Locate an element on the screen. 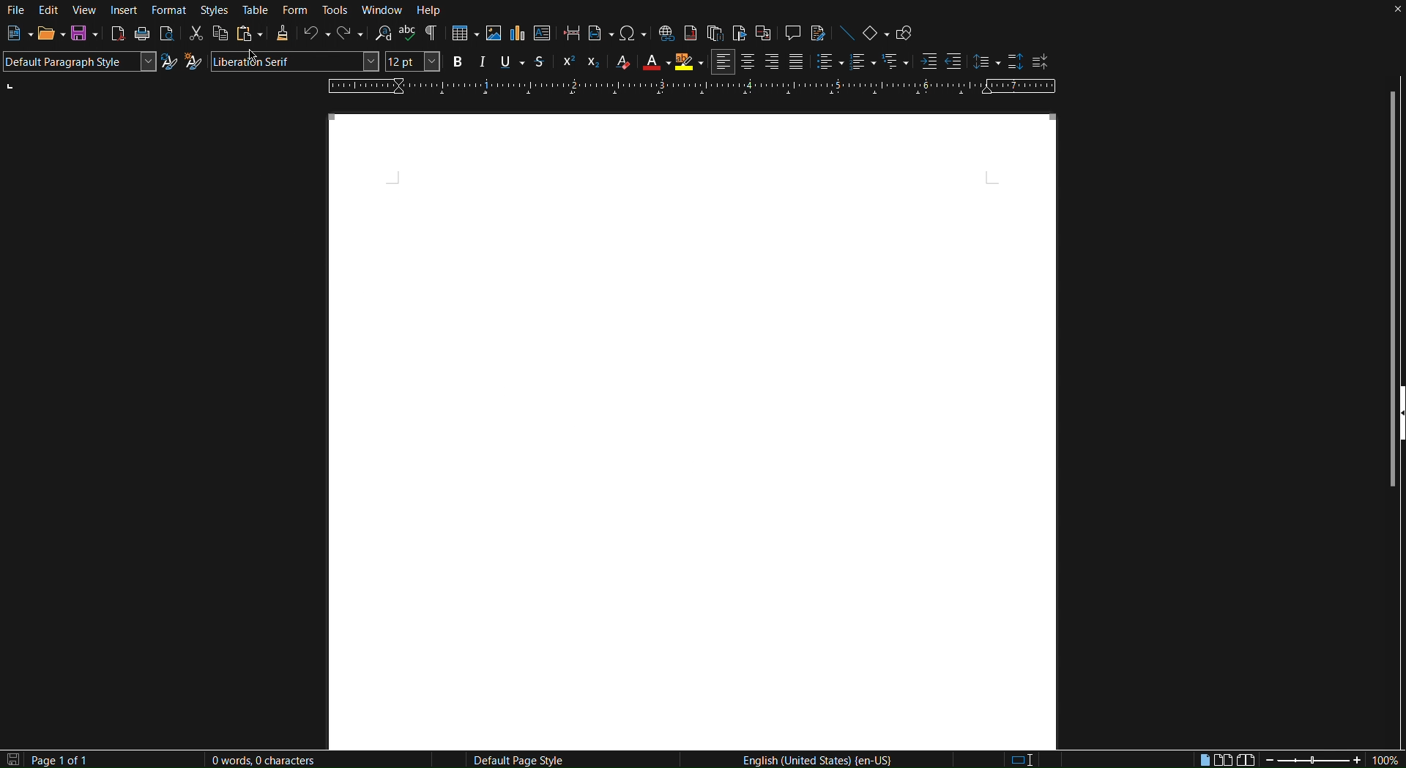 The image size is (1406, 768). File  is located at coordinates (16, 10).